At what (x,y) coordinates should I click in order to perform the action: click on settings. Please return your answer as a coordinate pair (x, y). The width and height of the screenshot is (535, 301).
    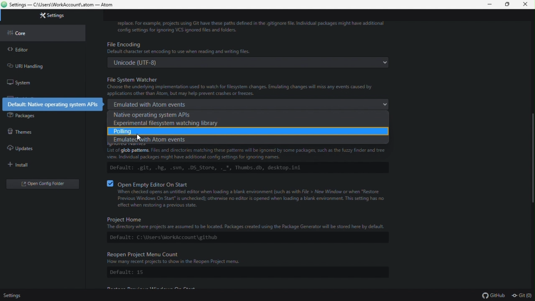
    Looking at the image, I should click on (51, 16).